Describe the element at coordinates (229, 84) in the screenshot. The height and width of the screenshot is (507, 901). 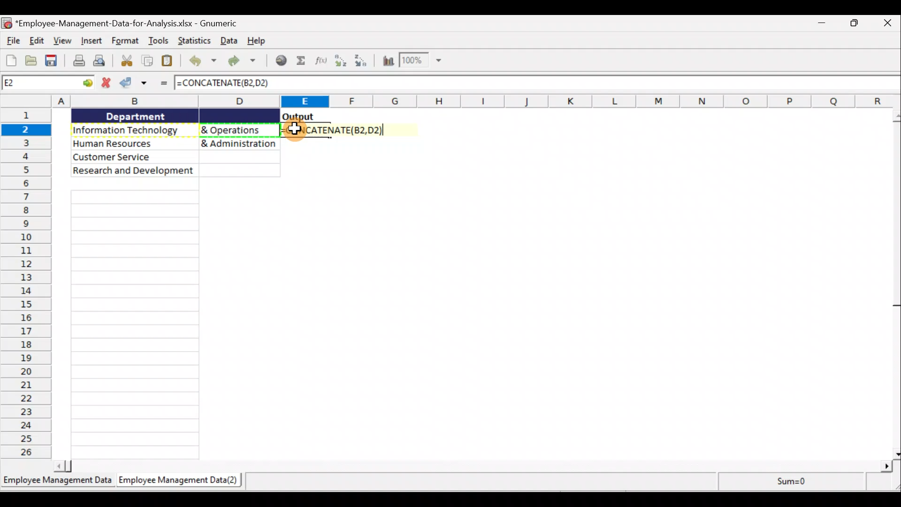
I see `=CONCATENATE(B2,D2)` at that location.